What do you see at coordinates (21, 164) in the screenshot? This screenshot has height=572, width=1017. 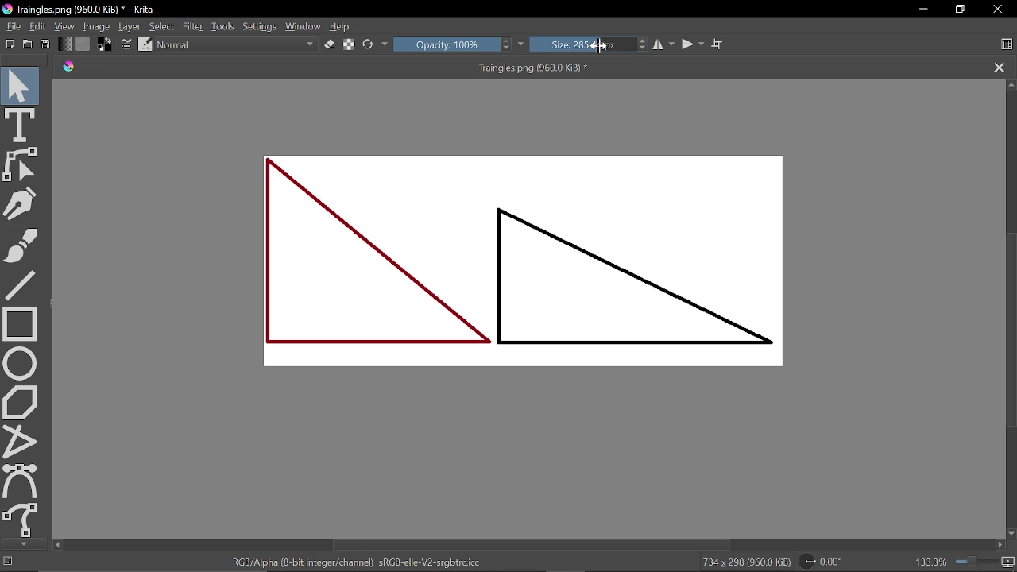 I see `Edit shapes tool` at bounding box center [21, 164].